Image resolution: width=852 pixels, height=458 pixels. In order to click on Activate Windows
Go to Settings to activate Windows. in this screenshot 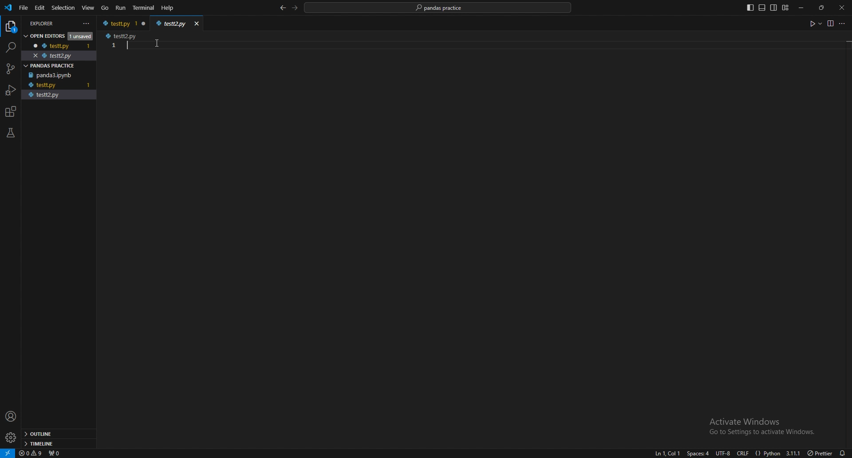, I will do `click(759, 426)`.